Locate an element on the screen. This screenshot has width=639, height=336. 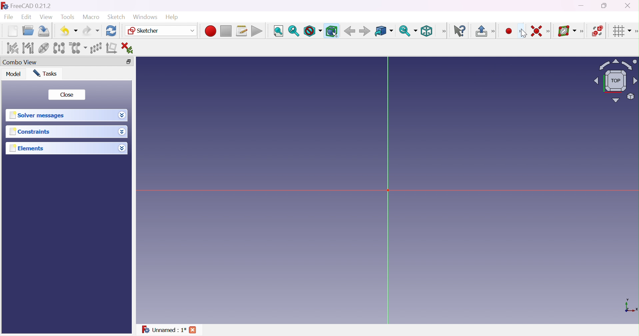
Sketcher edit mode is located at coordinates (494, 32).